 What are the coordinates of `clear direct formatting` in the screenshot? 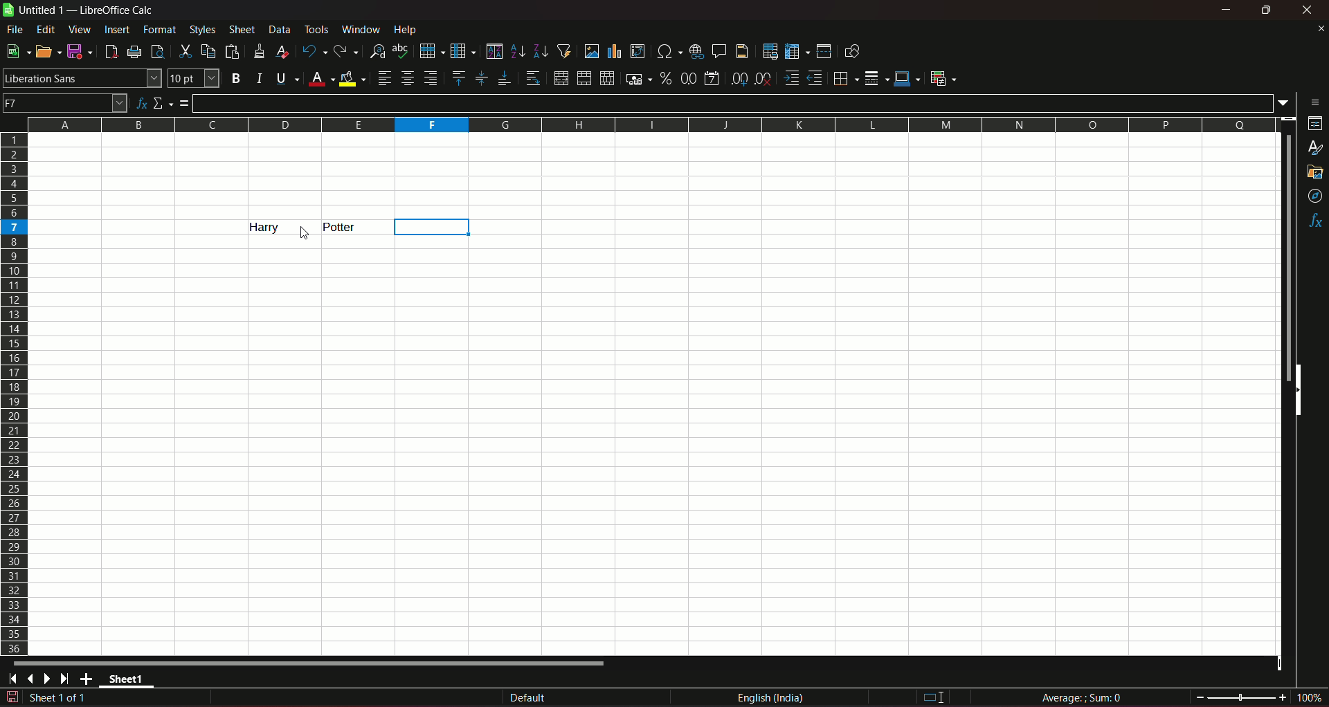 It's located at (284, 51).